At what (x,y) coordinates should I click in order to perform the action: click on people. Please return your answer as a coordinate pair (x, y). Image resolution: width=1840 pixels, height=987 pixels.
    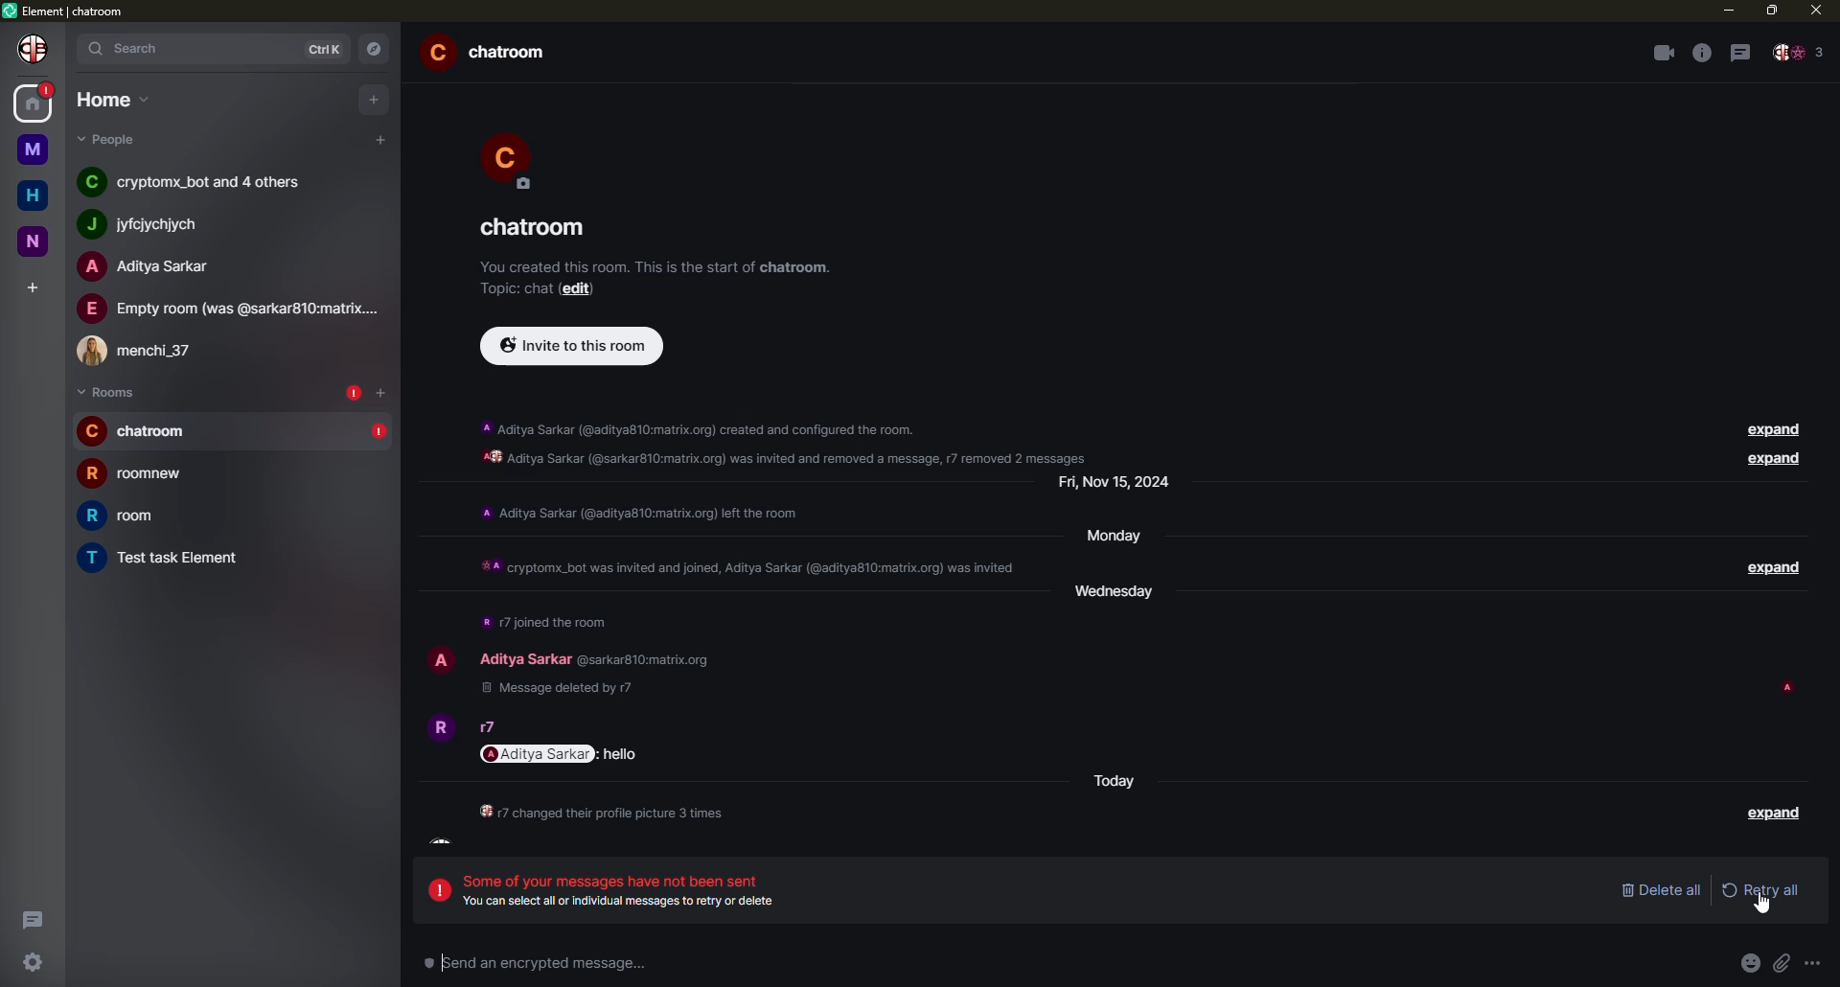
    Looking at the image, I should click on (147, 352).